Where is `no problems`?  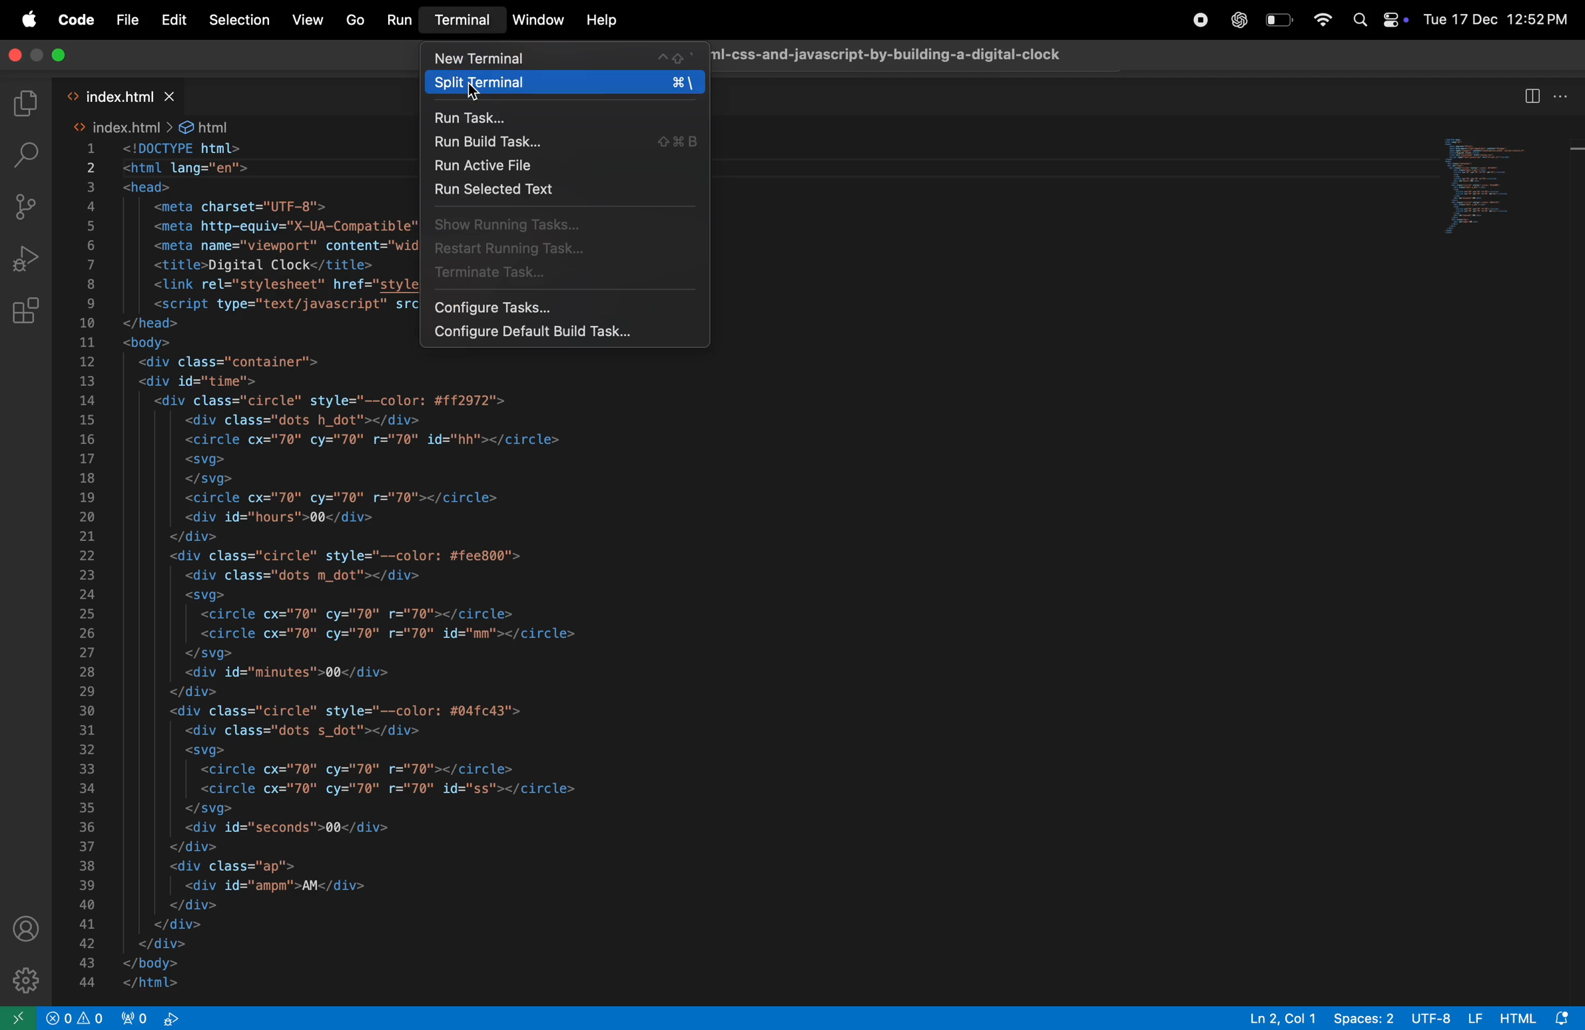 no problems is located at coordinates (77, 1018).